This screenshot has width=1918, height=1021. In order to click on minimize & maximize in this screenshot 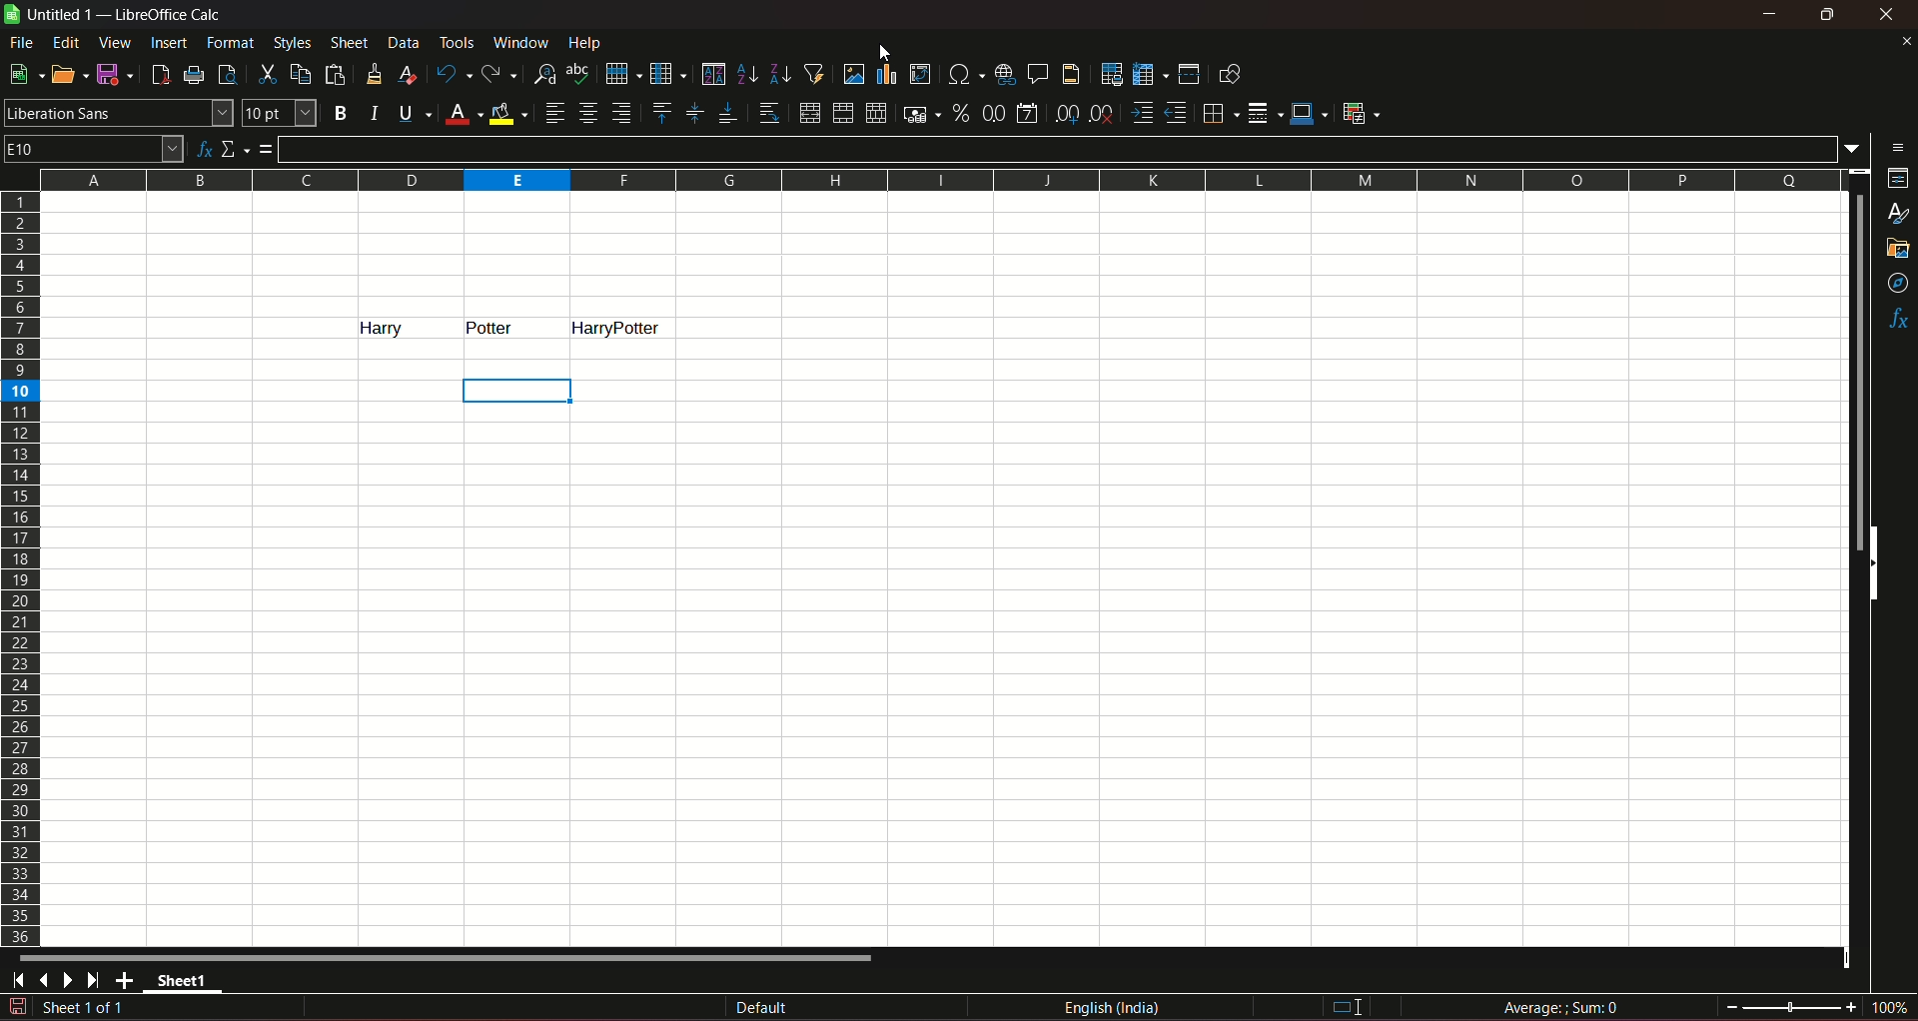, I will do `click(1826, 15)`.